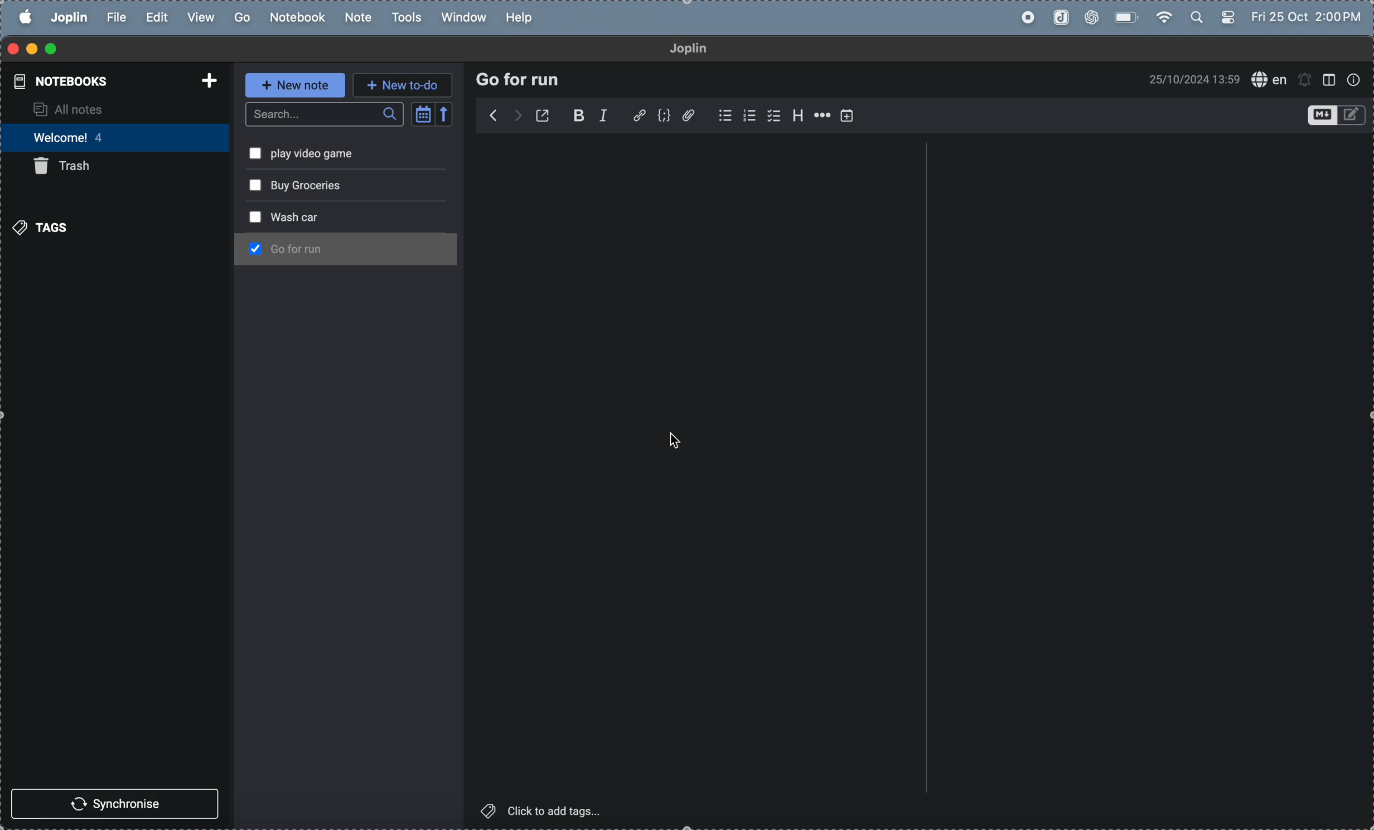 Image resolution: width=1374 pixels, height=830 pixels. I want to click on checked task, so click(253, 247).